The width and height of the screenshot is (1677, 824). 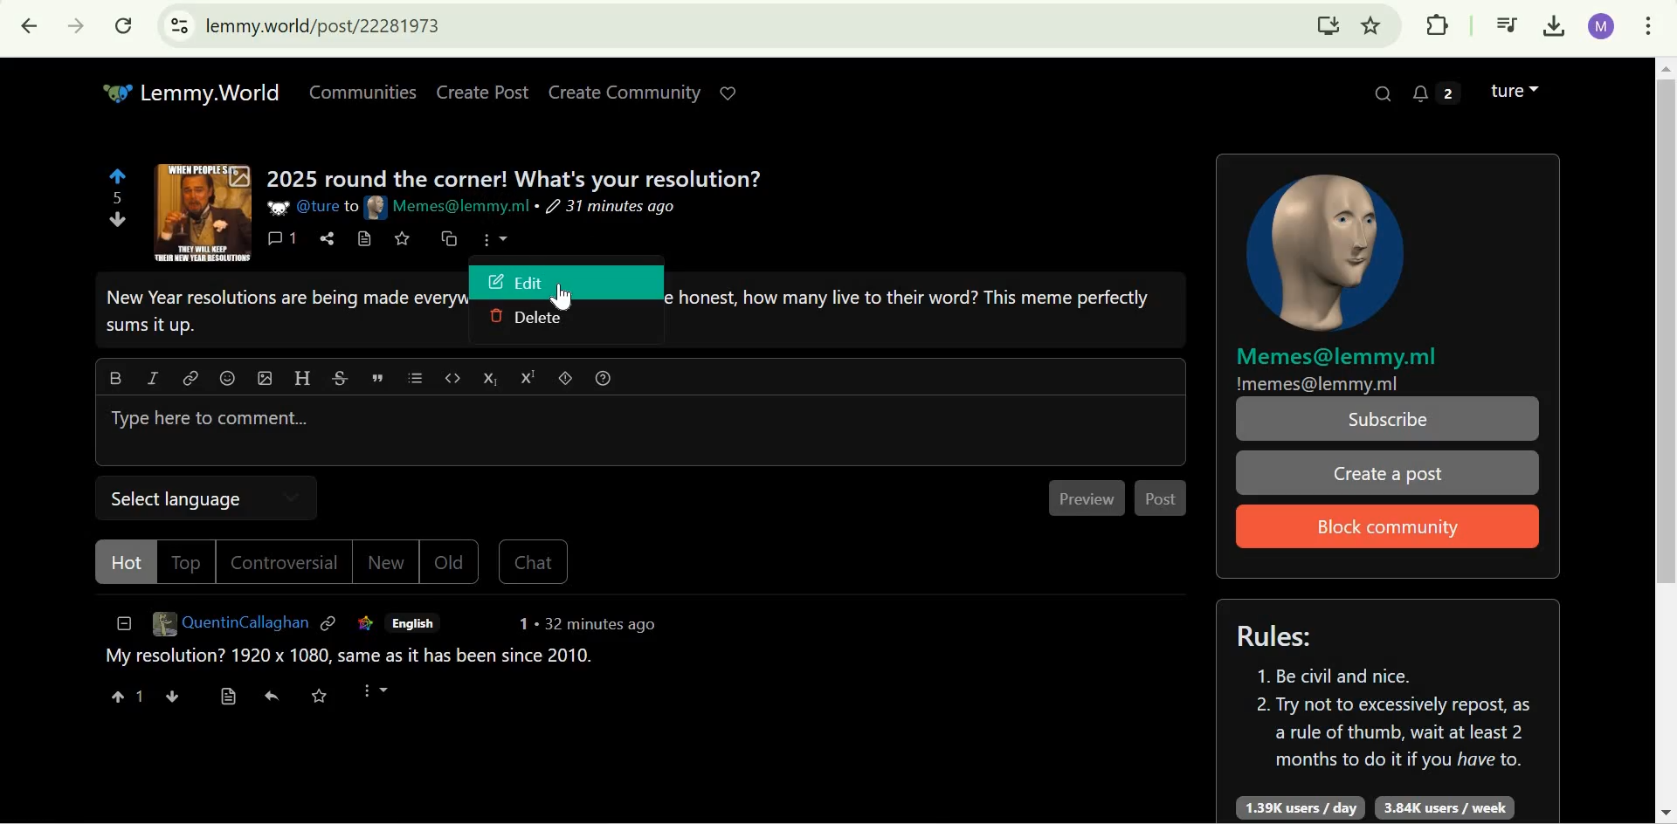 I want to click on , so click(x=912, y=312).